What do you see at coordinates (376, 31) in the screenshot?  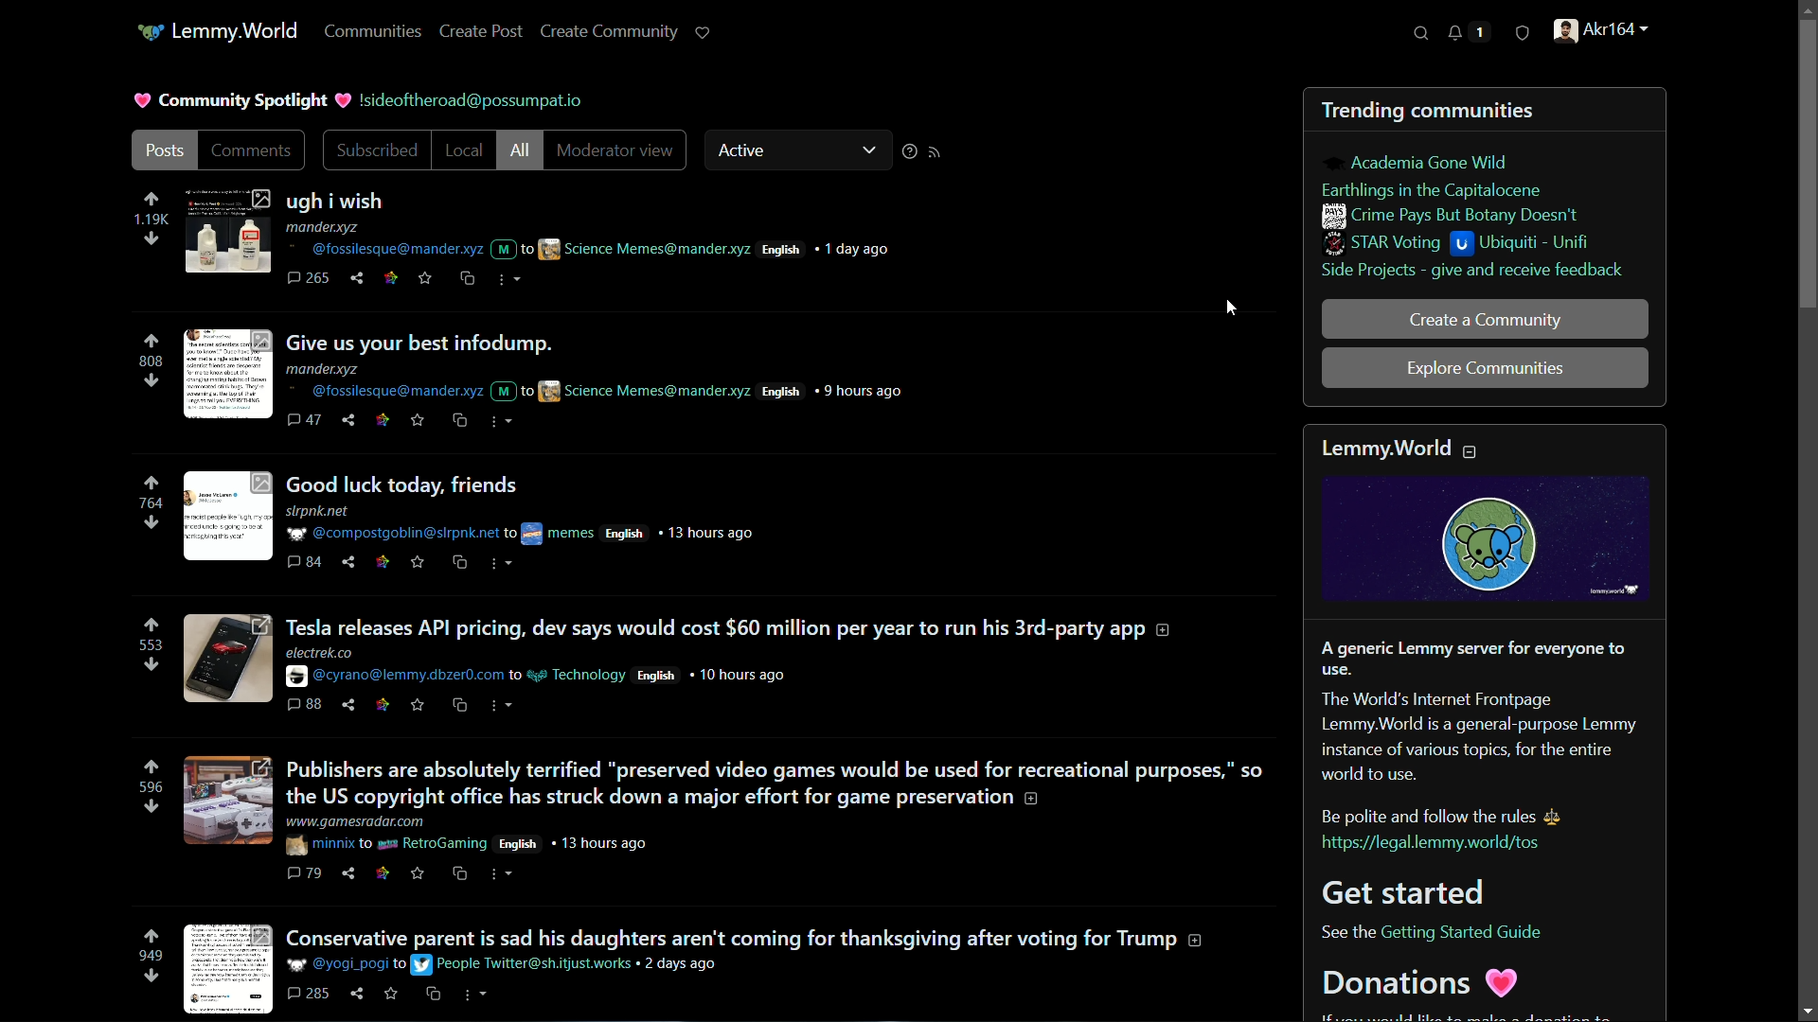 I see `communities` at bounding box center [376, 31].